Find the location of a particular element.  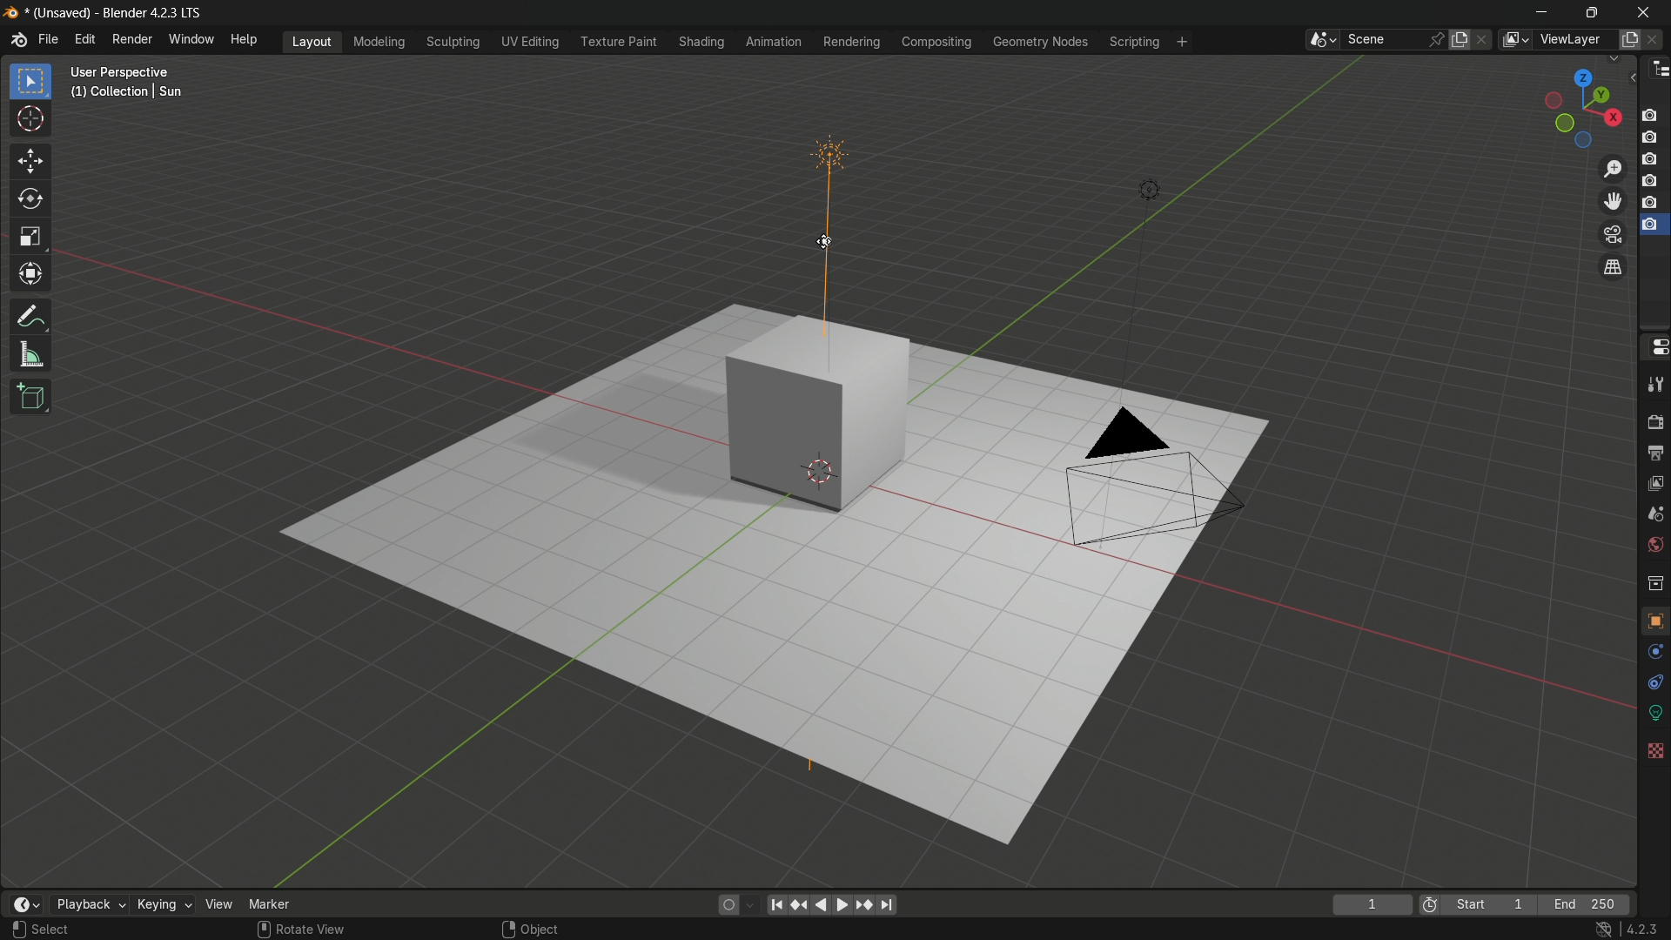

texture paint is located at coordinates (614, 42).